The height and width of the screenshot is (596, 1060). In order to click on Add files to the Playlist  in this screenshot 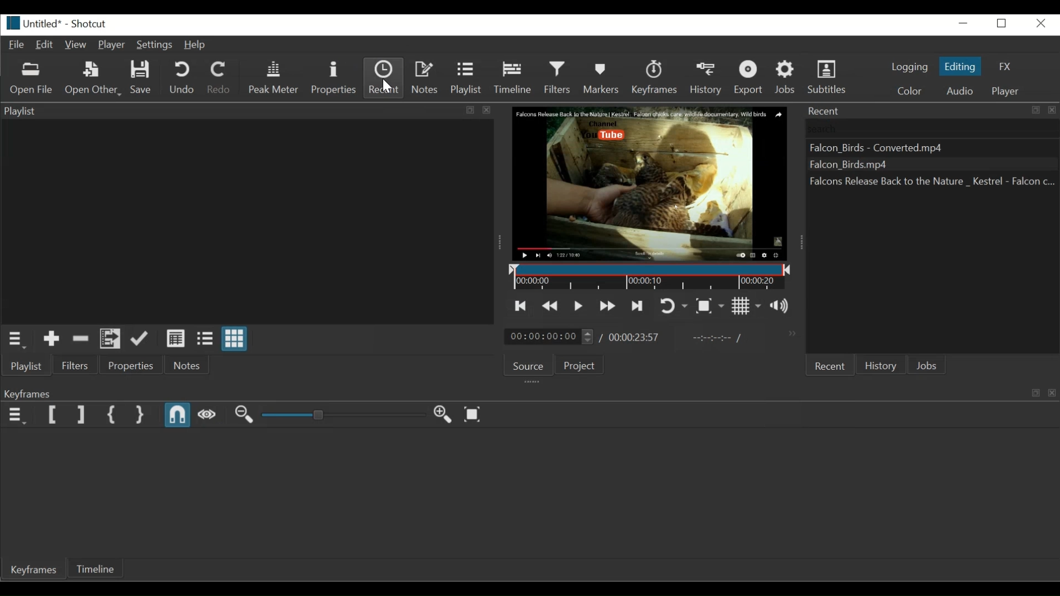, I will do `click(111, 339)`.